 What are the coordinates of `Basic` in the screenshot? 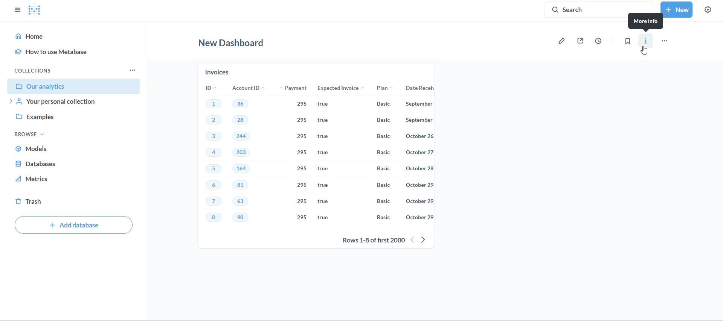 It's located at (386, 168).